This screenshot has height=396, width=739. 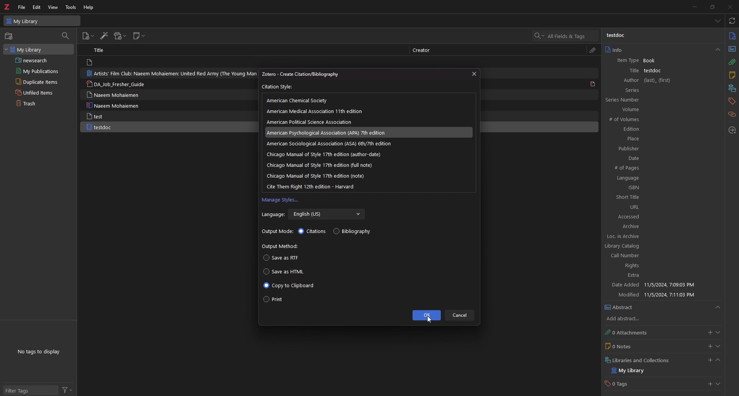 I want to click on DA_Job_Fresher_Guide, so click(x=119, y=85).